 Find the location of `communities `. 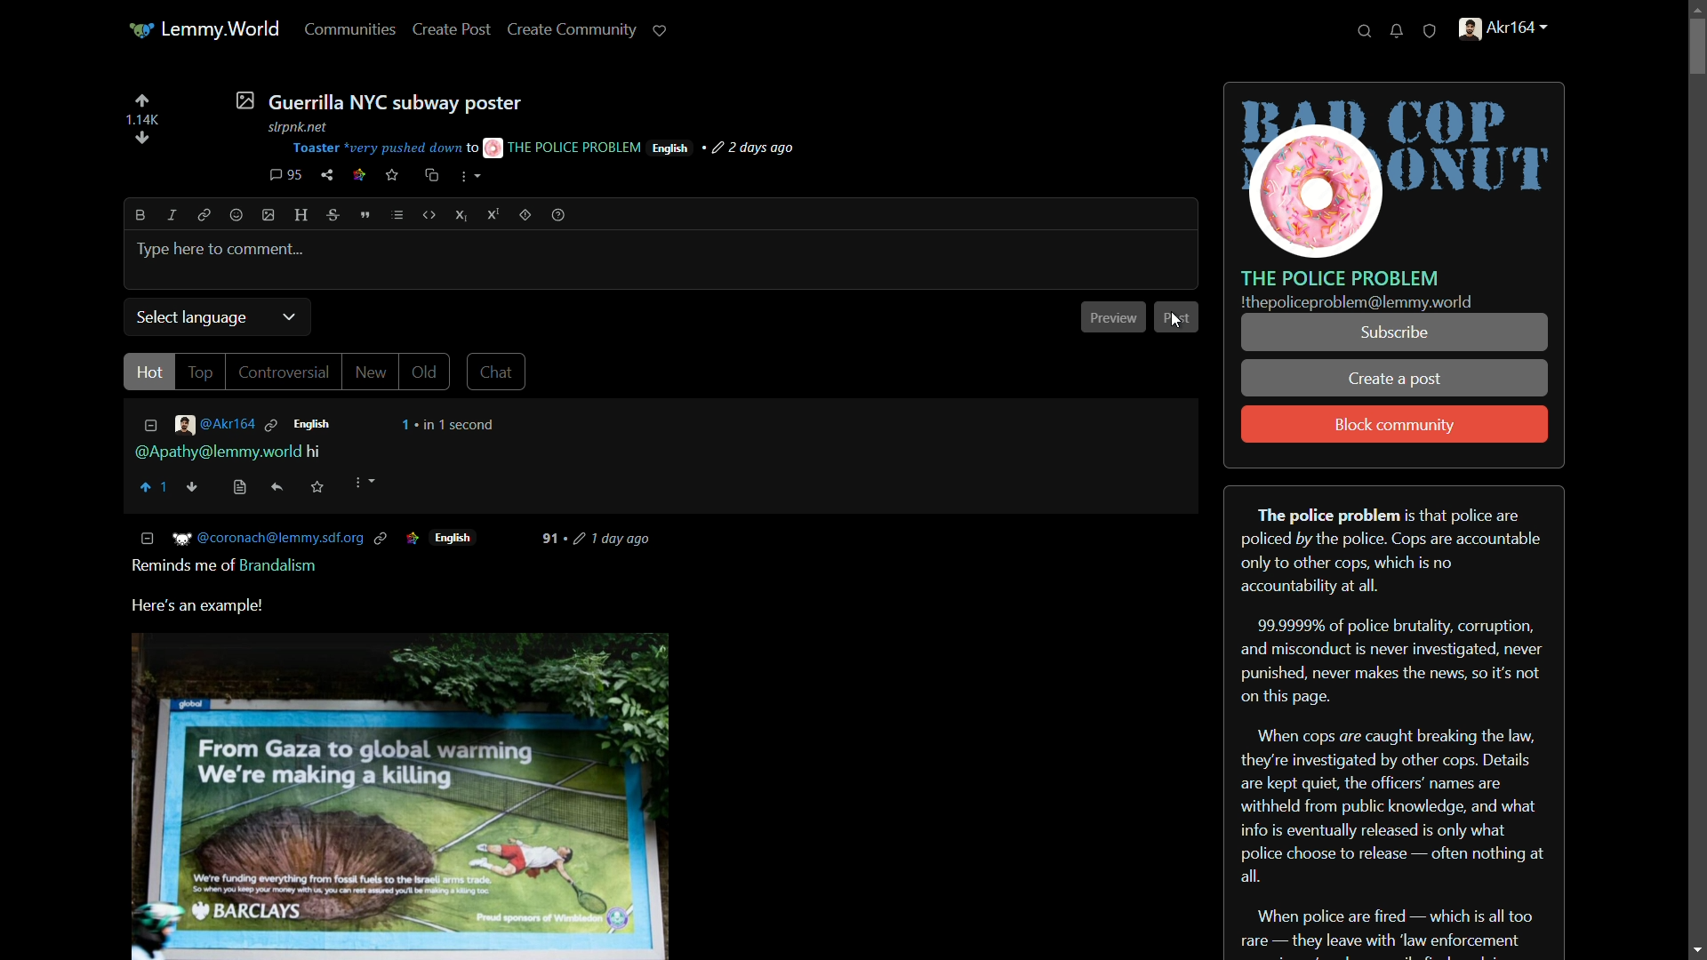

communities  is located at coordinates (352, 28).